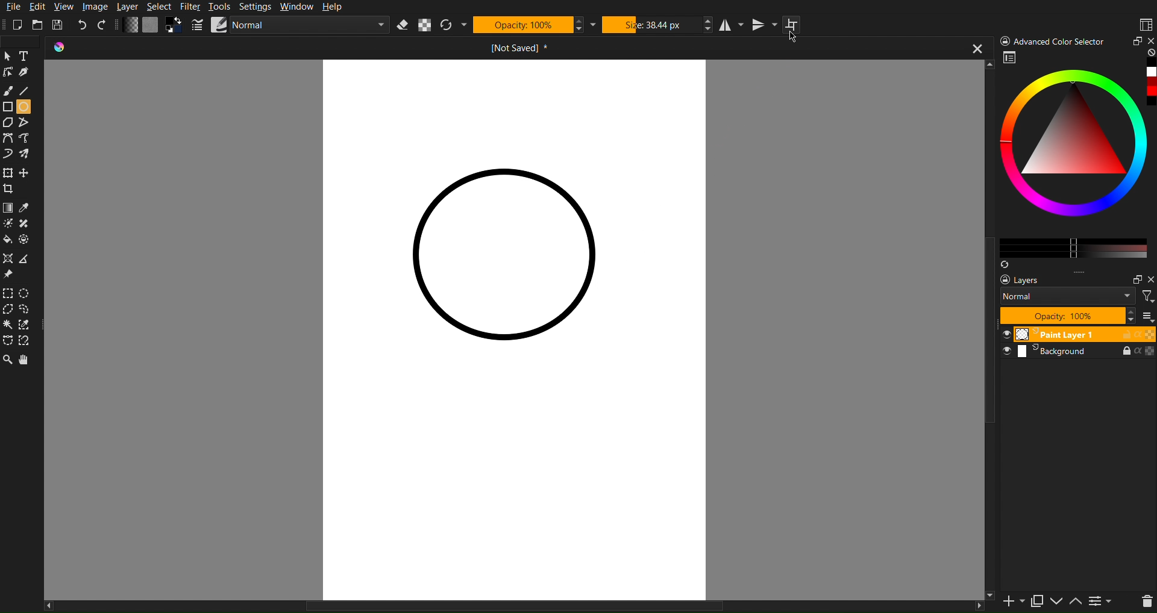  What do you see at coordinates (426, 26) in the screenshot?
I see `Alpha` at bounding box center [426, 26].